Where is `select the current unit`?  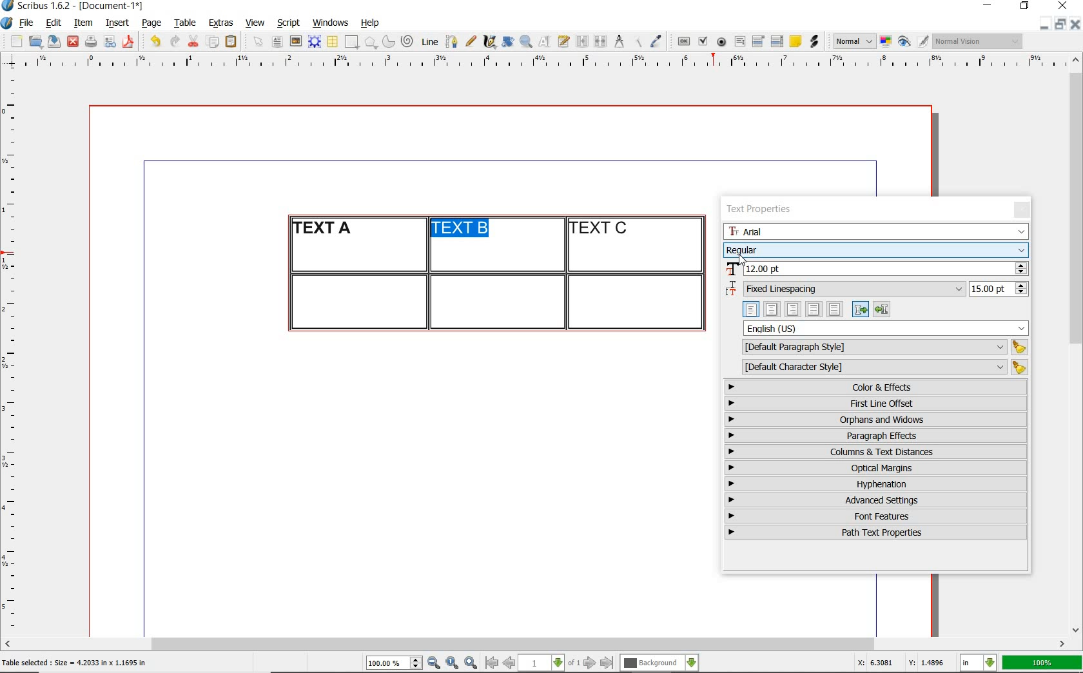
select the current unit is located at coordinates (979, 663).